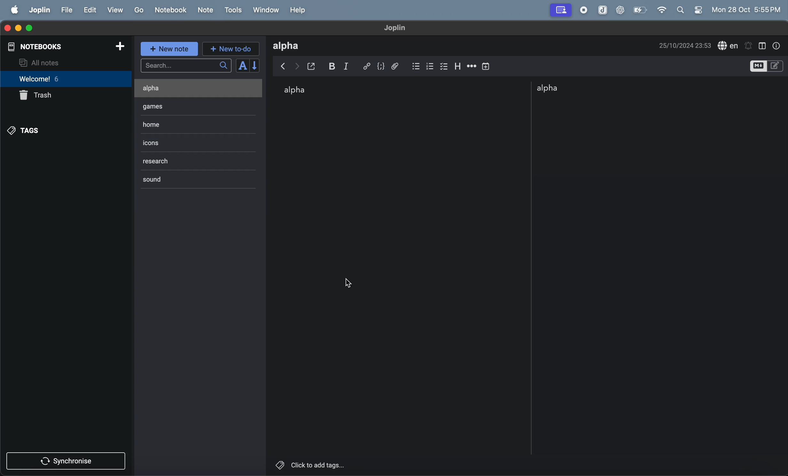  What do you see at coordinates (445, 65) in the screenshot?
I see `check box` at bounding box center [445, 65].